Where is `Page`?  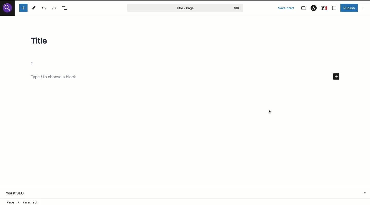 Page is located at coordinates (174, 8).